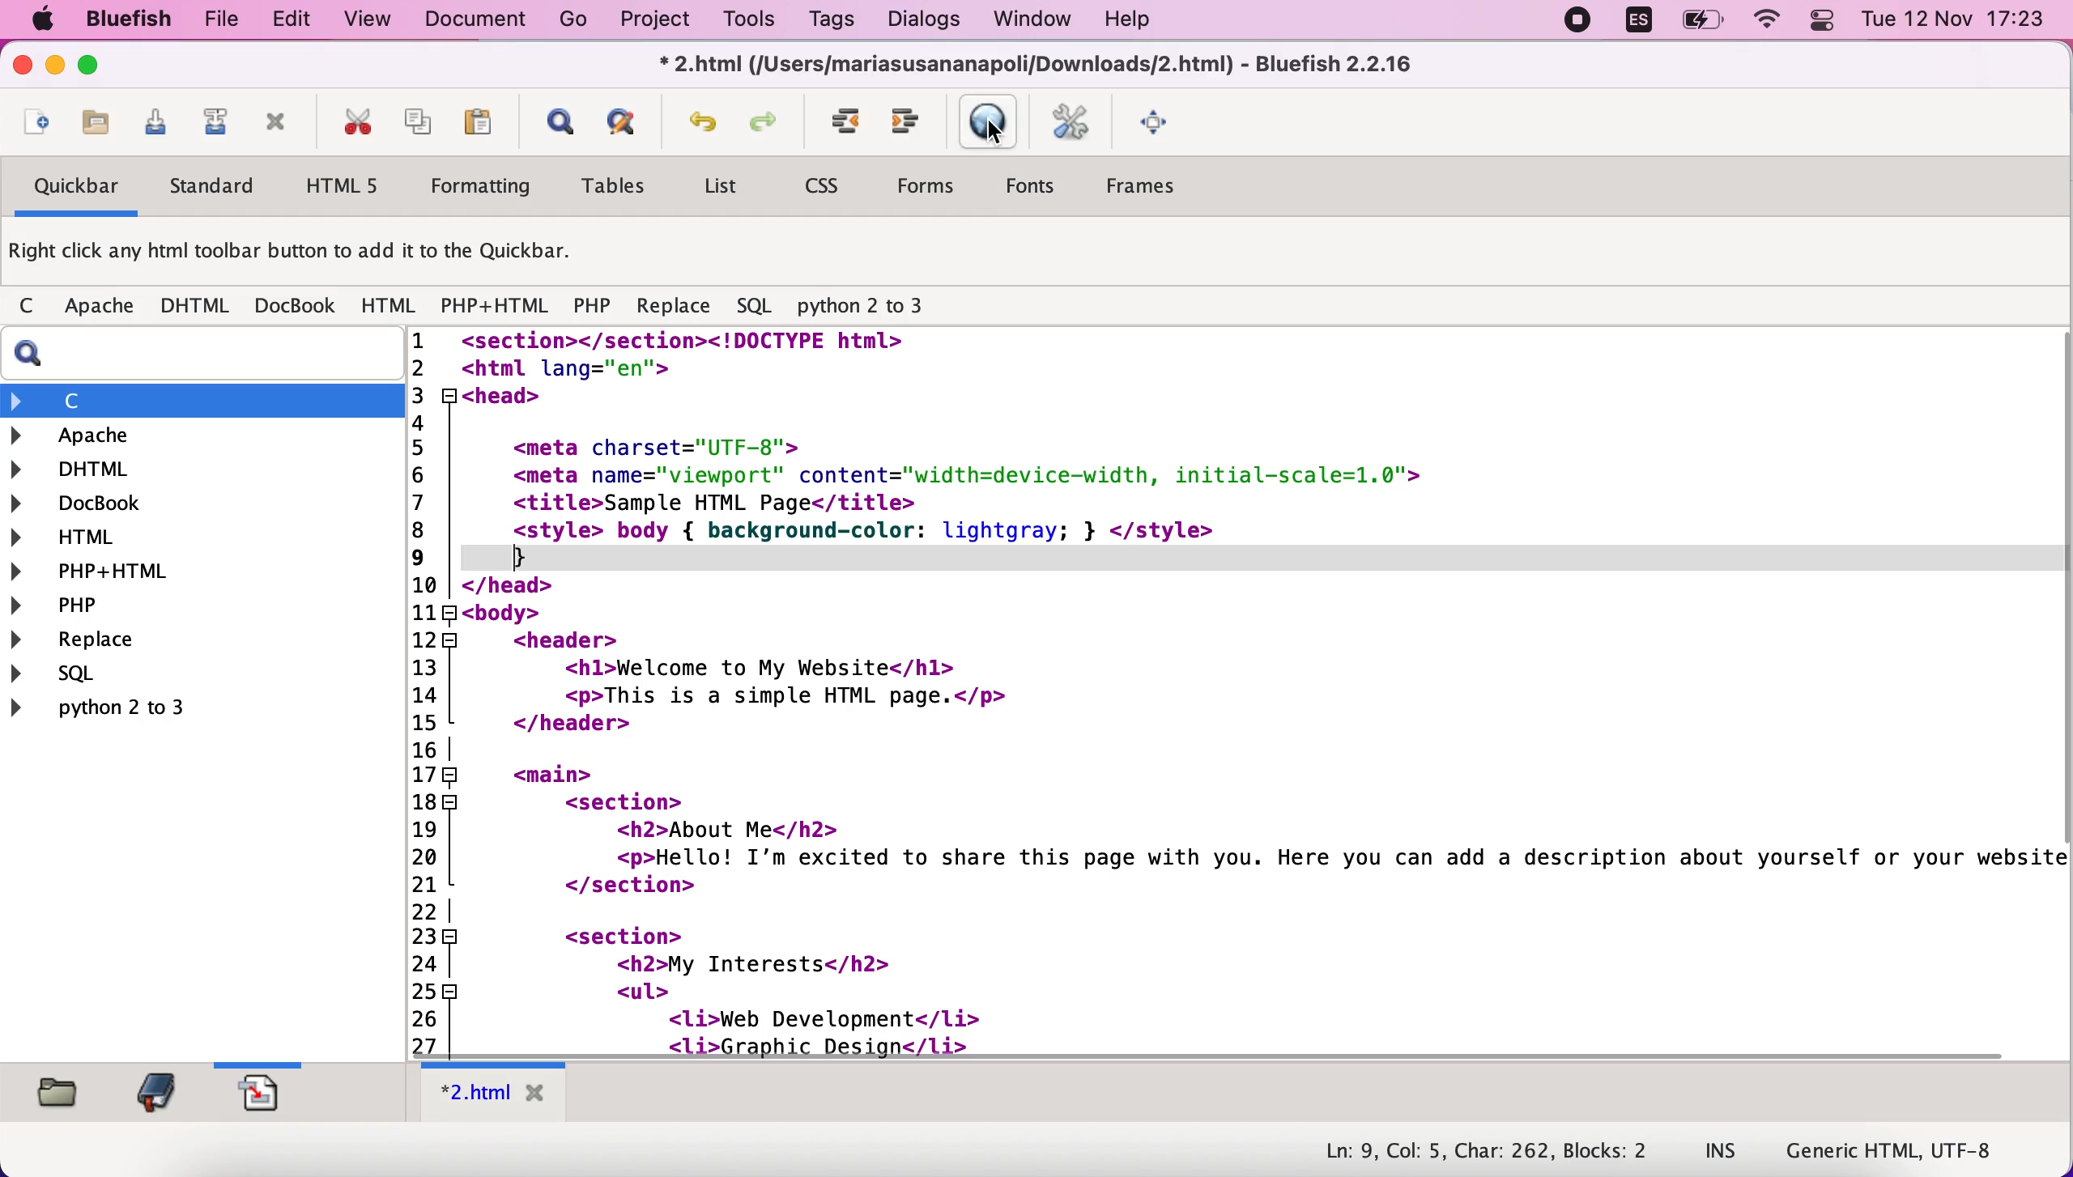 The height and width of the screenshot is (1177, 2073). I want to click on php+html, so click(192, 572).